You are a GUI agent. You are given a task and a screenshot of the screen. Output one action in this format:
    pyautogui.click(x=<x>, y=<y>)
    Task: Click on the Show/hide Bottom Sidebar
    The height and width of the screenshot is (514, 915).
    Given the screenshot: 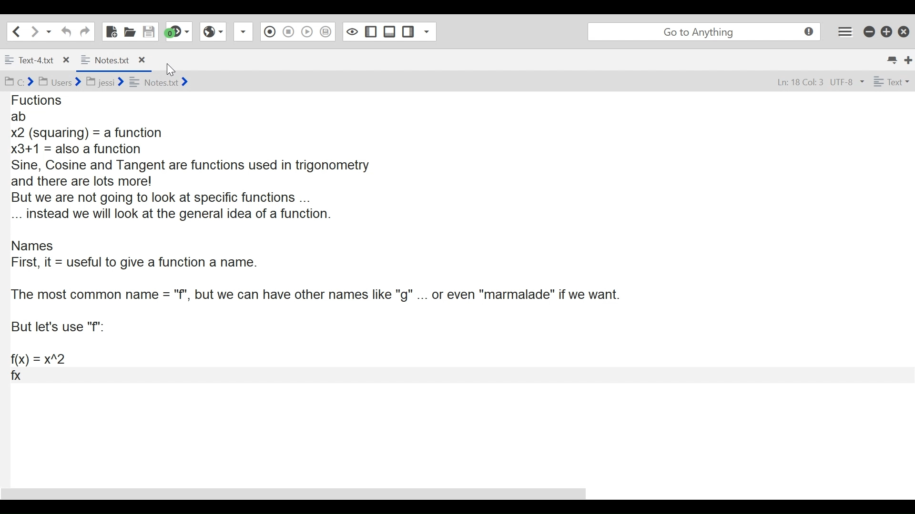 What is the action you would take?
    pyautogui.click(x=389, y=31)
    